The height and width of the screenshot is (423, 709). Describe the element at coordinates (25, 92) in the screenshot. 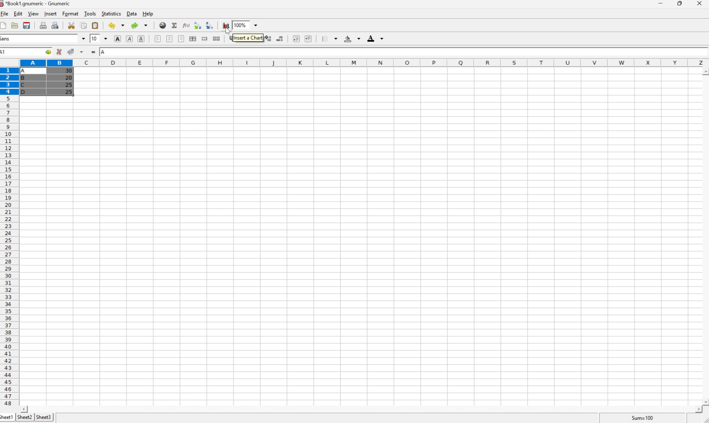

I see `D` at that location.